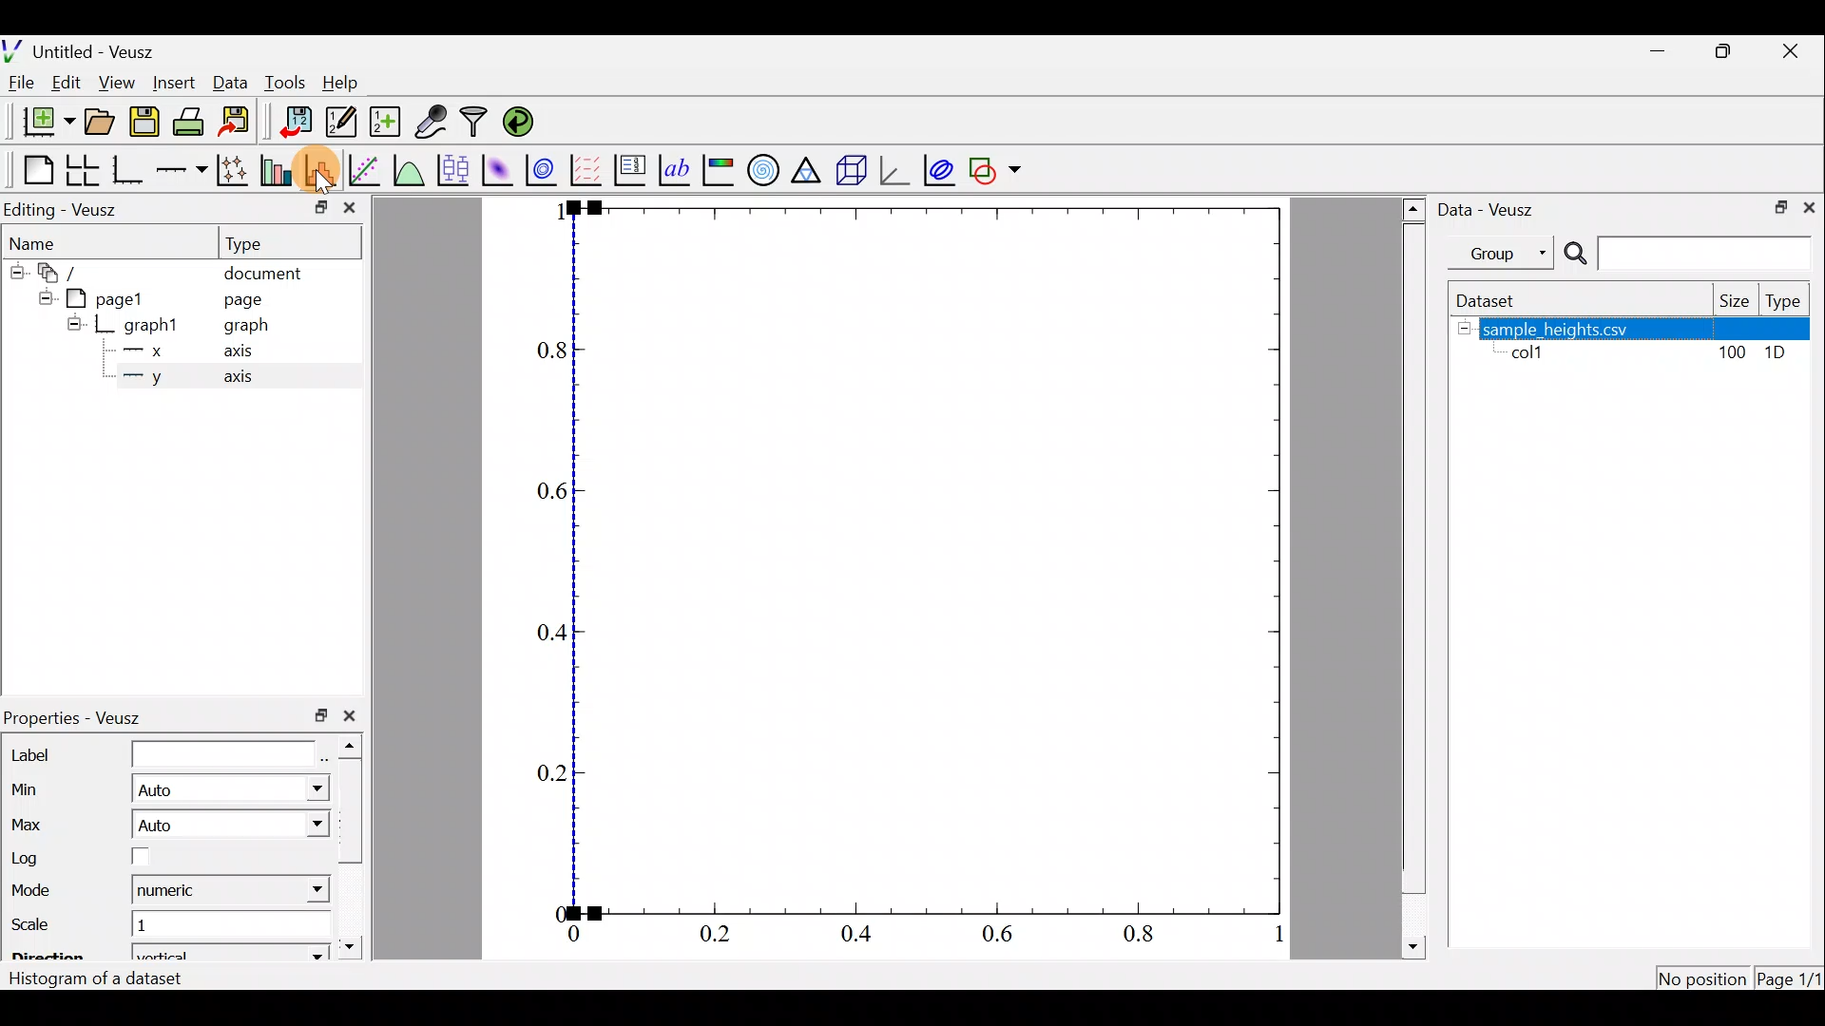  What do you see at coordinates (126, 170) in the screenshot?
I see `Base graph` at bounding box center [126, 170].